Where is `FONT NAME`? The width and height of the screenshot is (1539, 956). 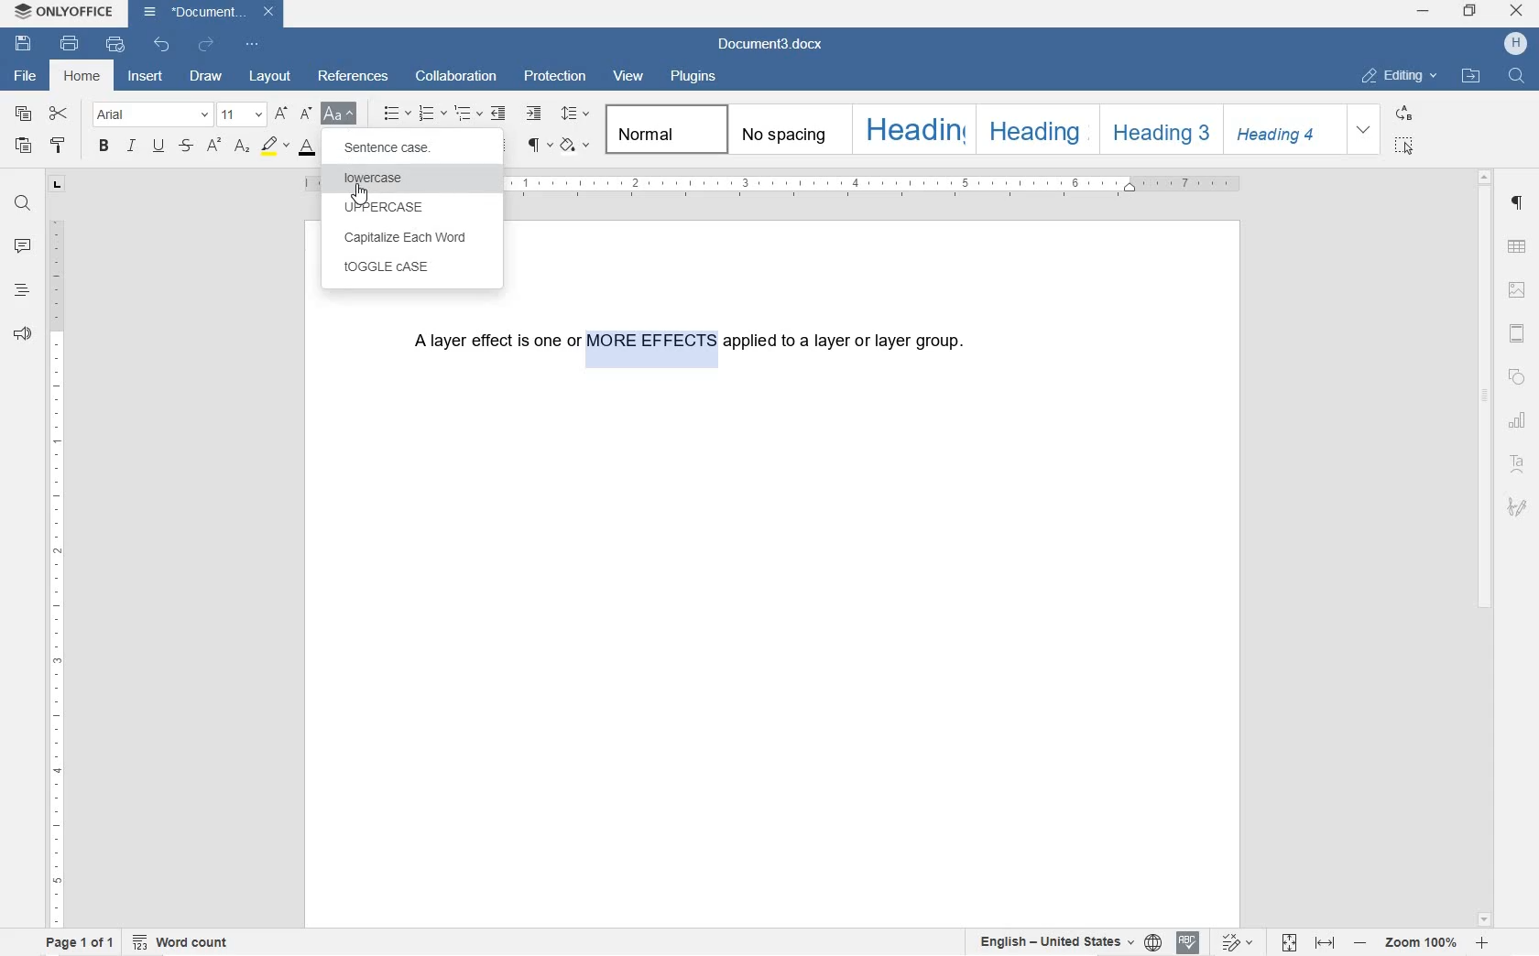
FONT NAME is located at coordinates (151, 114).